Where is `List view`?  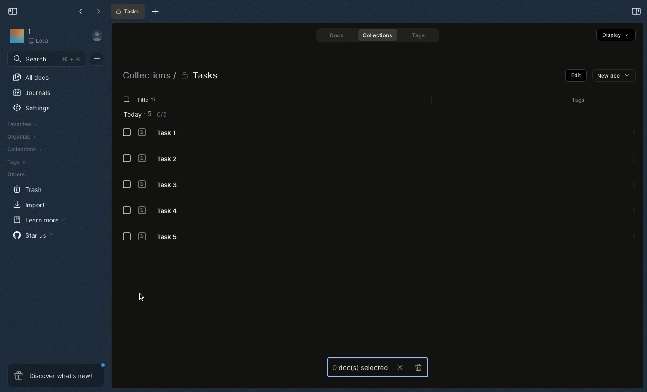 List view is located at coordinates (126, 158).